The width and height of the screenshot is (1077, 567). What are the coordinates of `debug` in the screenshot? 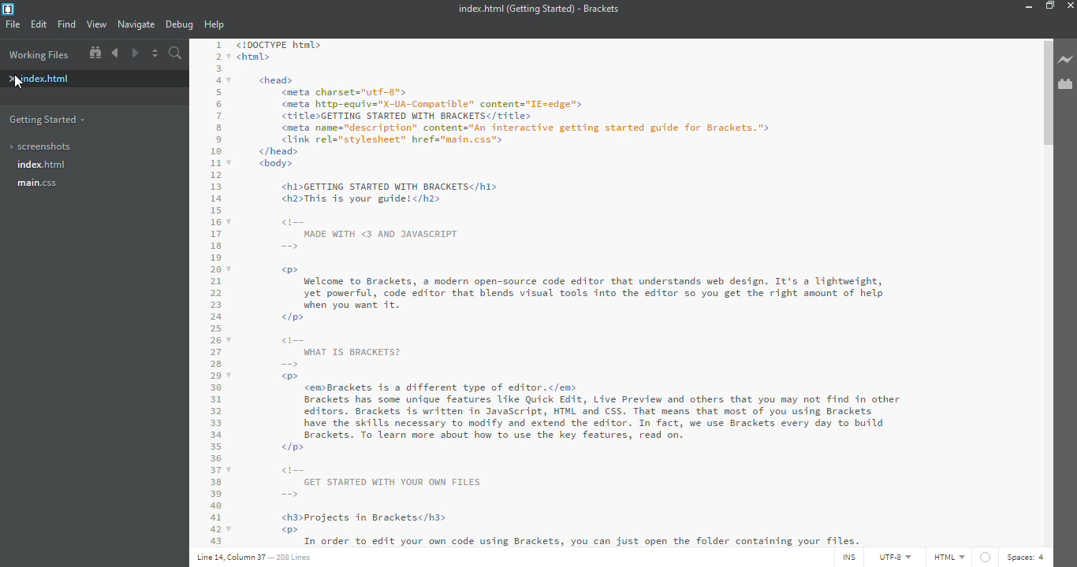 It's located at (179, 25).